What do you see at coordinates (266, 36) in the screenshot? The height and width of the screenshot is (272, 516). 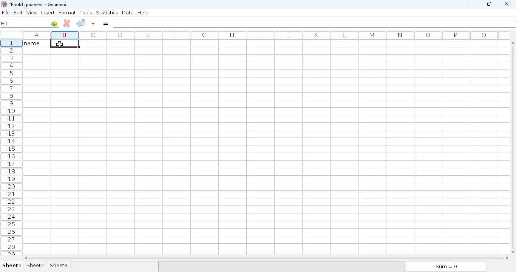 I see `column` at bounding box center [266, 36].